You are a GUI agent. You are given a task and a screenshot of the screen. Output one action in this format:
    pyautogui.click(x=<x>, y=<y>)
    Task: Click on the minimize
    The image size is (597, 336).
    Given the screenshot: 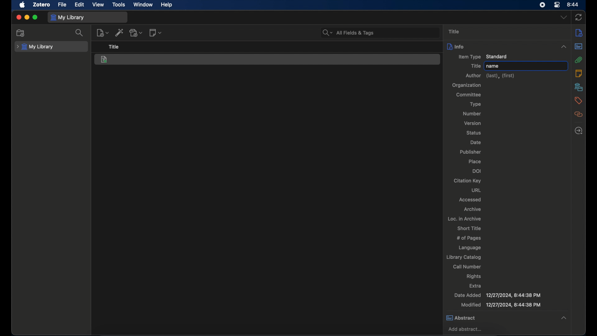 What is the action you would take?
    pyautogui.click(x=28, y=17)
    